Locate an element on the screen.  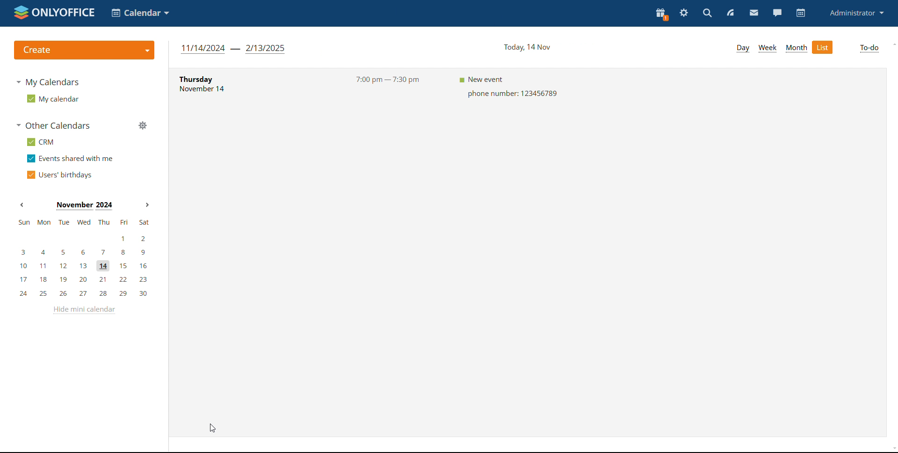
users' birthdays is located at coordinates (58, 175).